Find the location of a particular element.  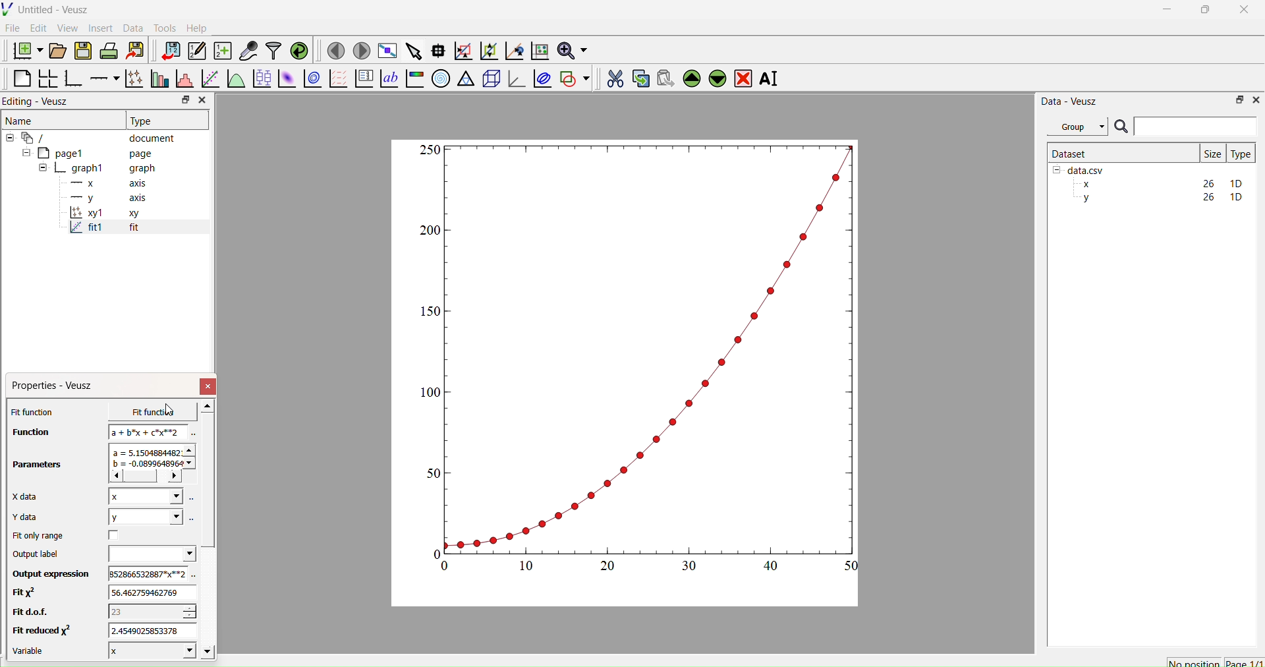

Restore Down is located at coordinates (1202, 11).